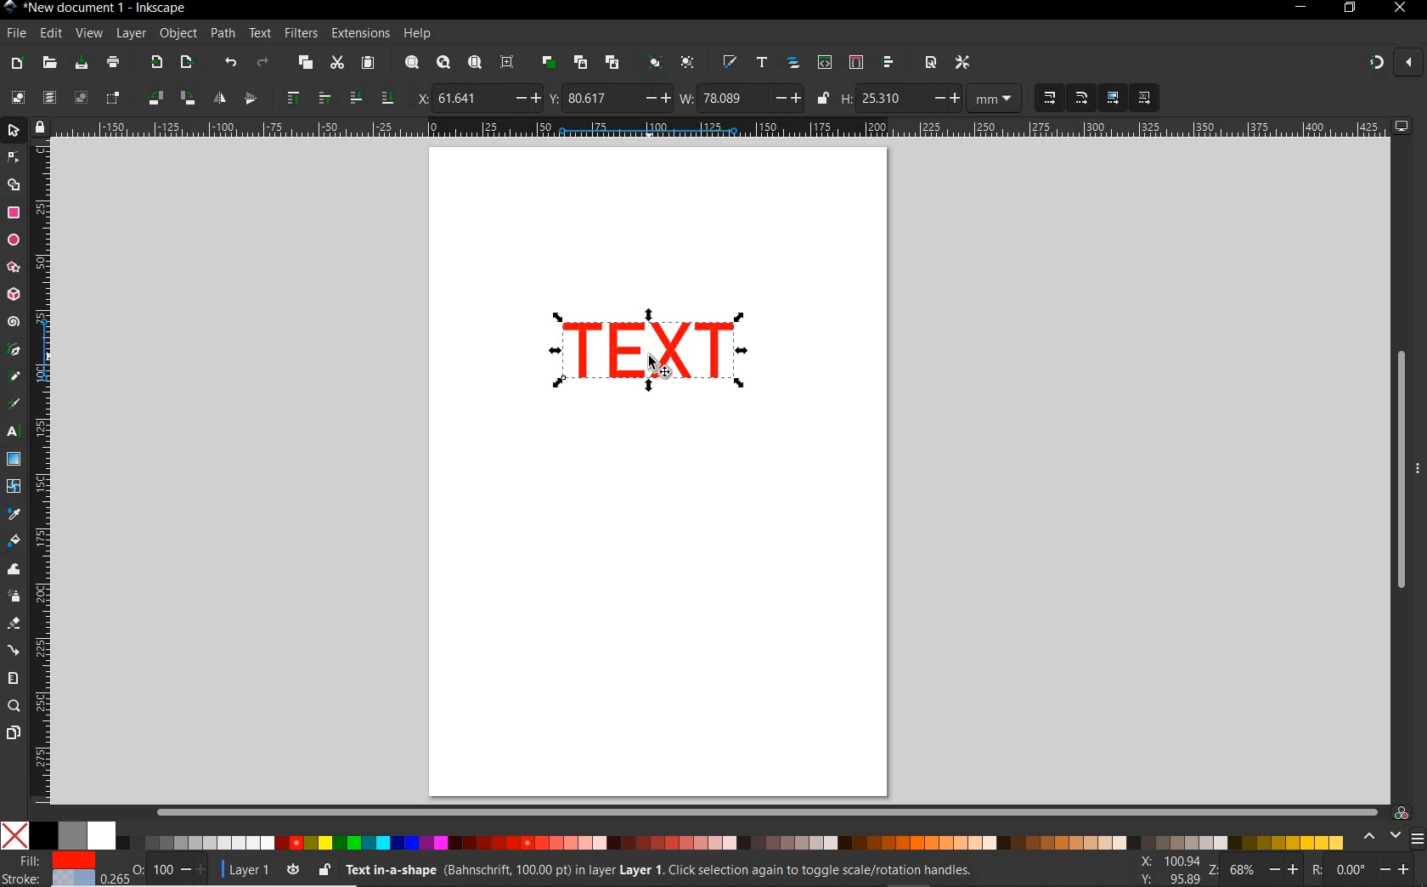 The width and height of the screenshot is (1427, 887). I want to click on spiral tool, so click(14, 324).